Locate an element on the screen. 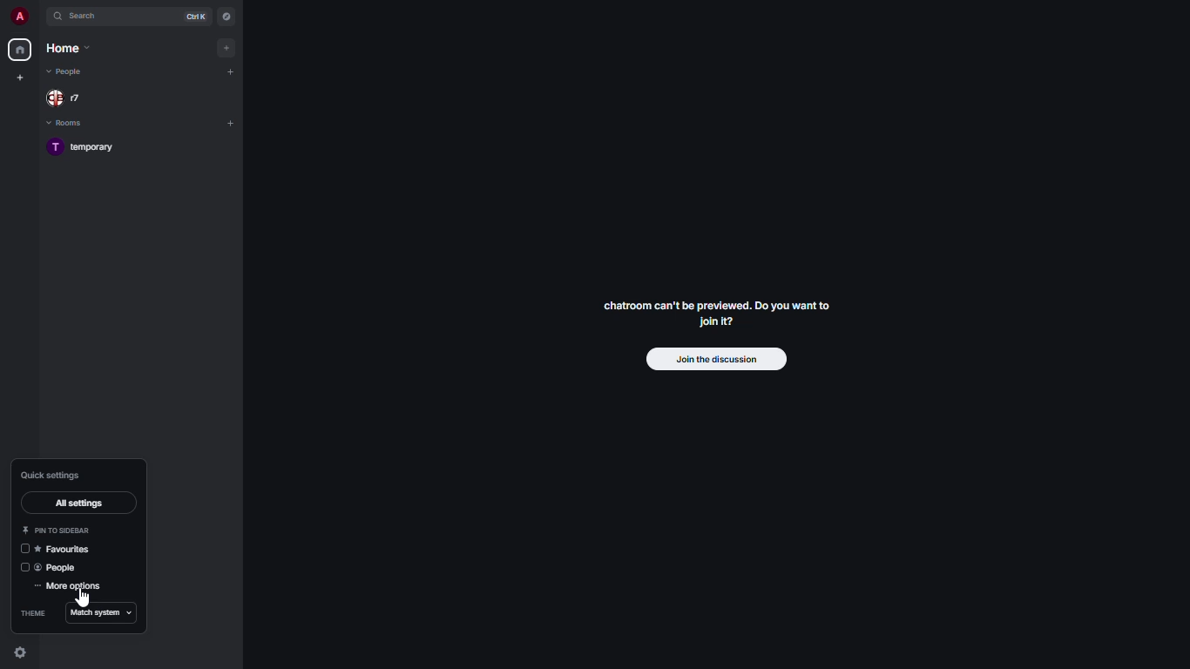 The width and height of the screenshot is (1190, 669). more settings is located at coordinates (71, 588).